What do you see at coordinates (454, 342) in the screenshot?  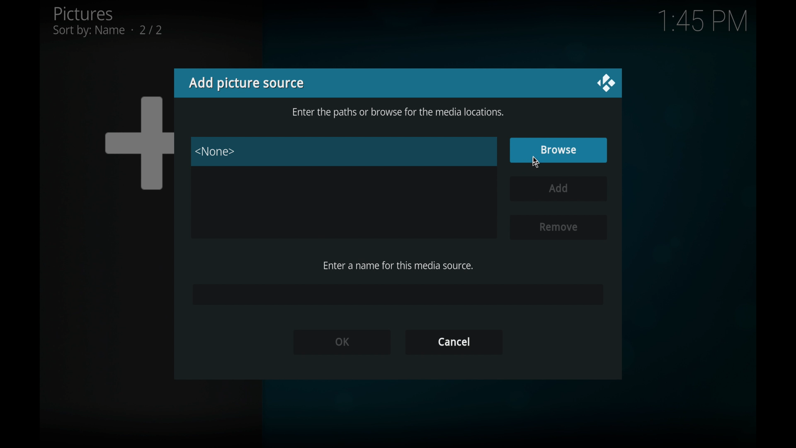 I see `cancel` at bounding box center [454, 342].